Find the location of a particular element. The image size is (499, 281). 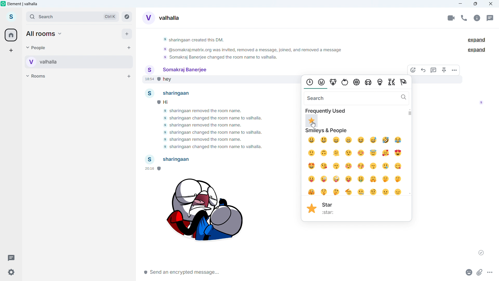

star struck is located at coordinates (312, 166).